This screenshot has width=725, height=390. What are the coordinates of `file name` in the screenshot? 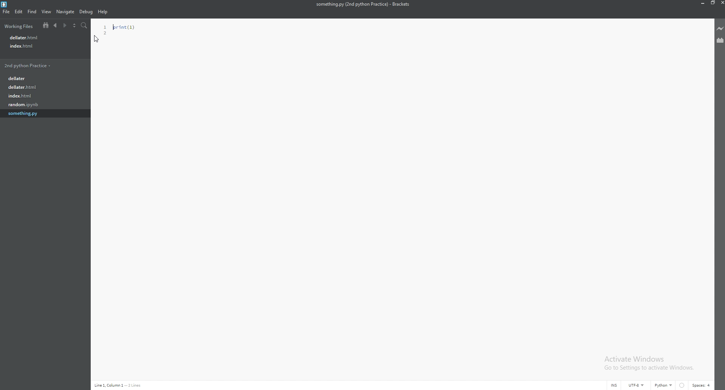 It's located at (35, 46).